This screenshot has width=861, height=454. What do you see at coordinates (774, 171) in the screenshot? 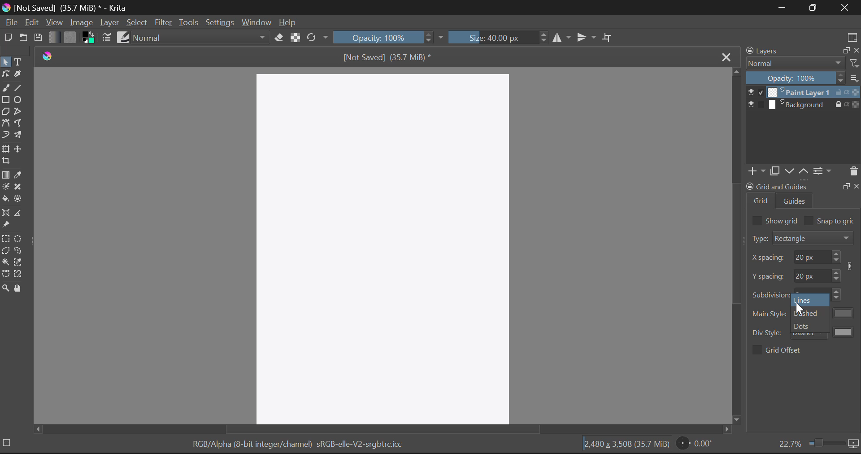
I see `copy` at bounding box center [774, 171].